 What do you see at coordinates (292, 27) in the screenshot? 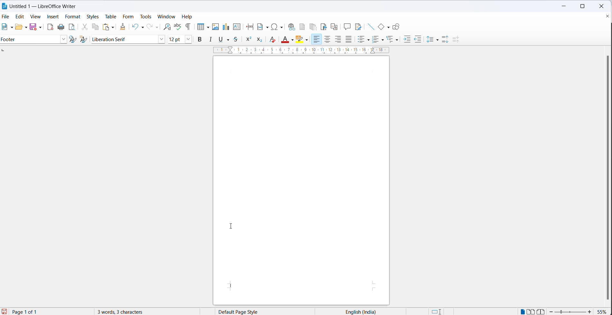
I see `insert hyperlinks` at bounding box center [292, 27].